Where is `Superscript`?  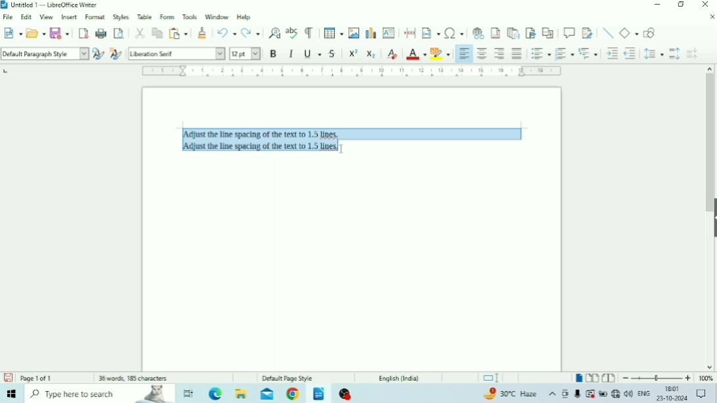
Superscript is located at coordinates (353, 53).